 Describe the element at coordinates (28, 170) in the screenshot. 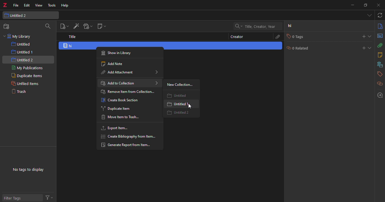

I see `no tags to display` at that location.